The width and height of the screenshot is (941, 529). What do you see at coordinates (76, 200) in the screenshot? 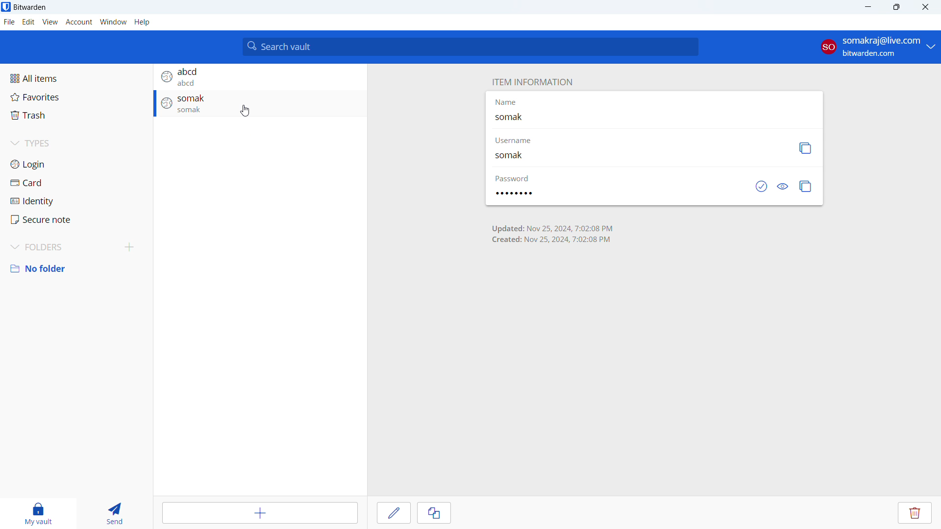
I see `identity` at bounding box center [76, 200].